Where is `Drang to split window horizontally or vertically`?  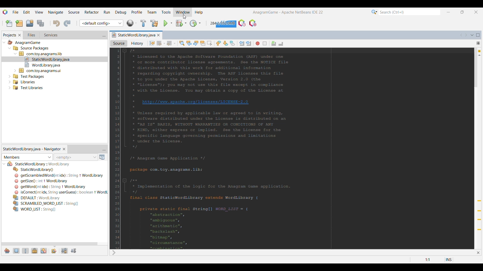 Drang to split window horizontally or vertically is located at coordinates (478, 43).